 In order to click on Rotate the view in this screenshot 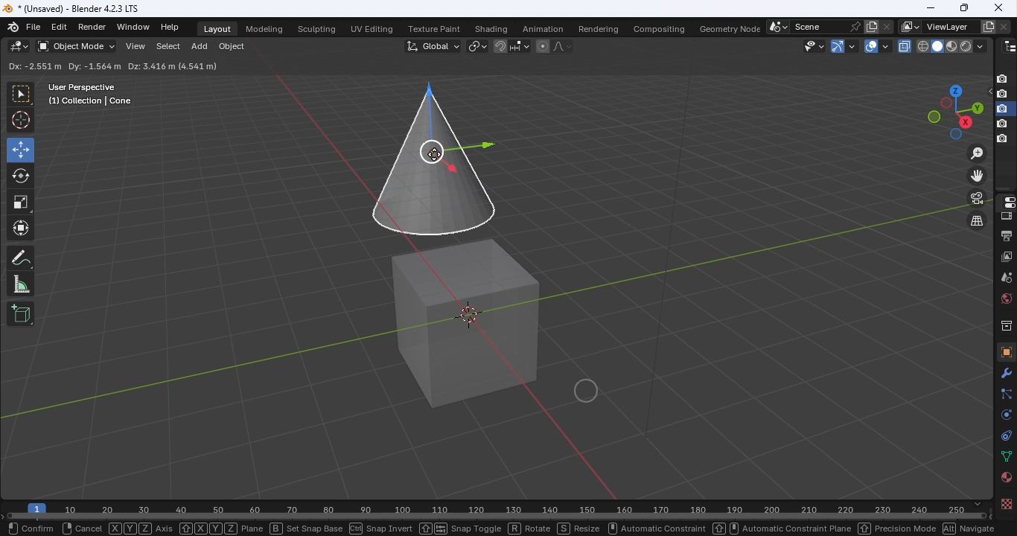, I will do `click(955, 135)`.